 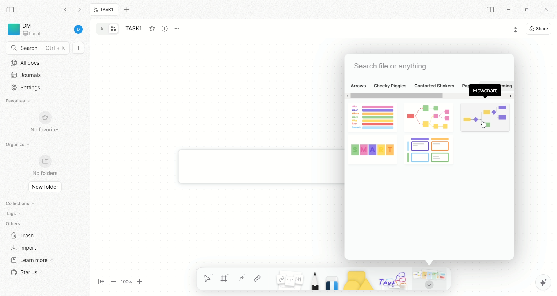 What do you see at coordinates (286, 279) in the screenshot?
I see `notes` at bounding box center [286, 279].